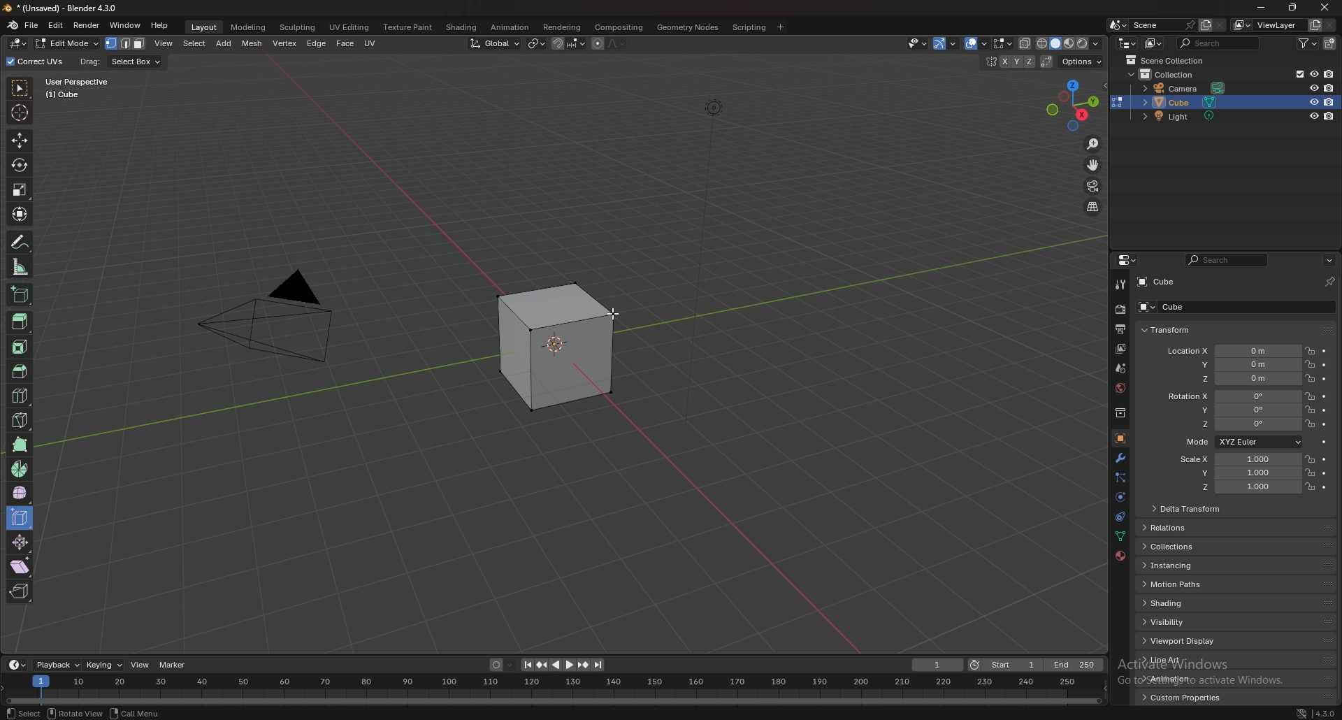  Describe the element at coordinates (1325, 397) in the screenshot. I see `animate property` at that location.